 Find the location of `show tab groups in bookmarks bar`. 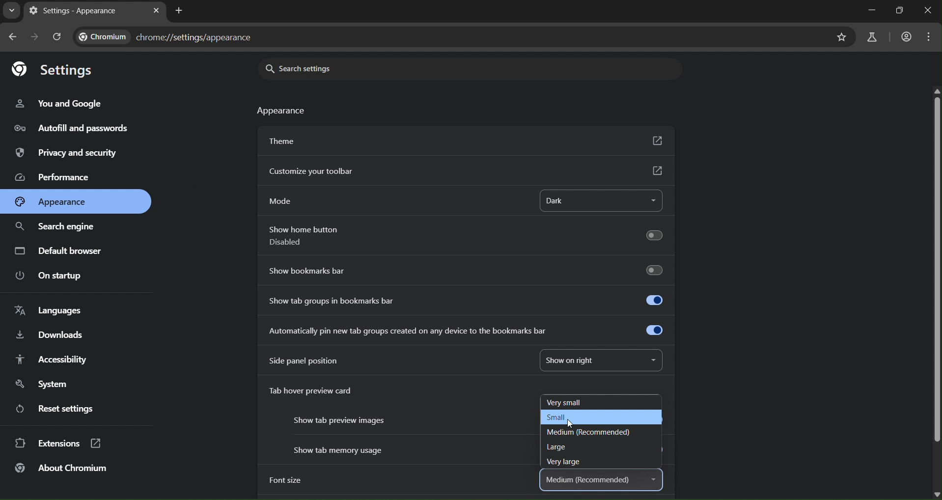

show tab groups in bookmarks bar is located at coordinates (469, 299).